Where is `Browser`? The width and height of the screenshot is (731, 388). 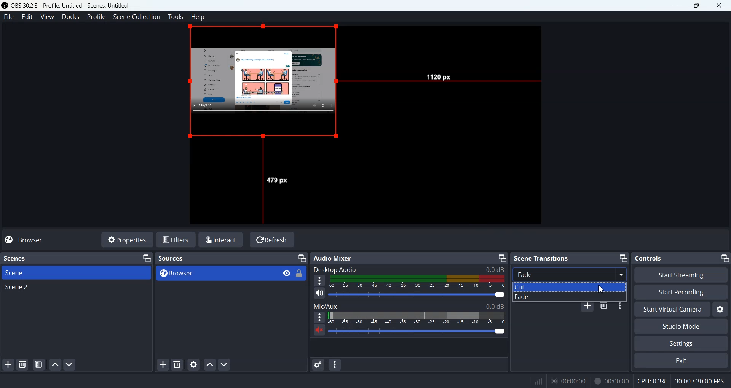
Browser is located at coordinates (217, 274).